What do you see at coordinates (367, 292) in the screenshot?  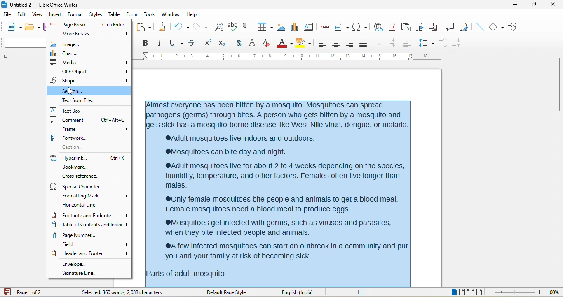 I see `standard selection` at bounding box center [367, 292].